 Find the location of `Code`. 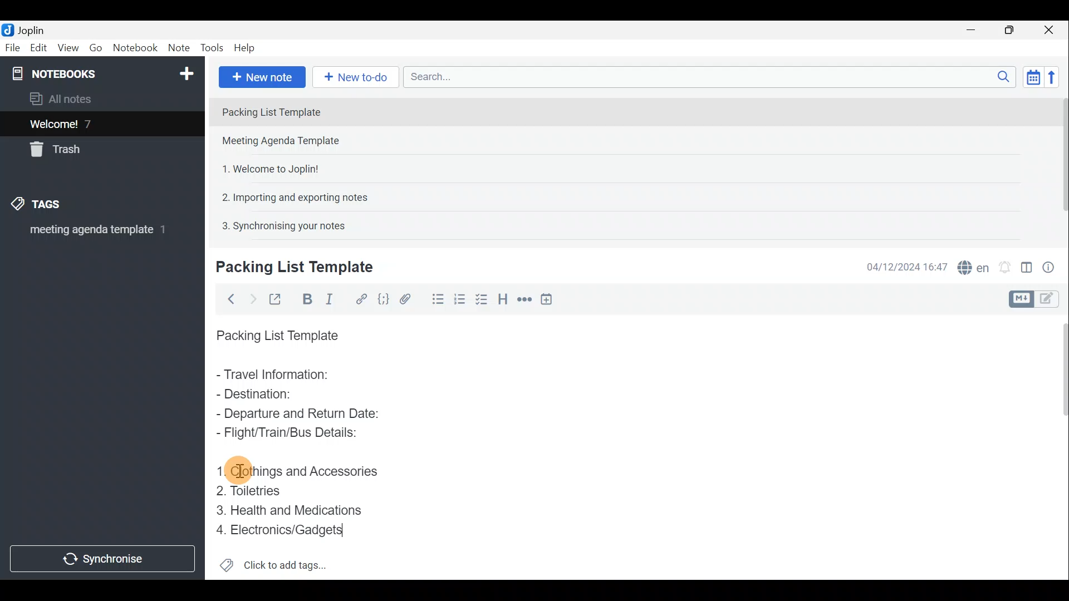

Code is located at coordinates (383, 298).